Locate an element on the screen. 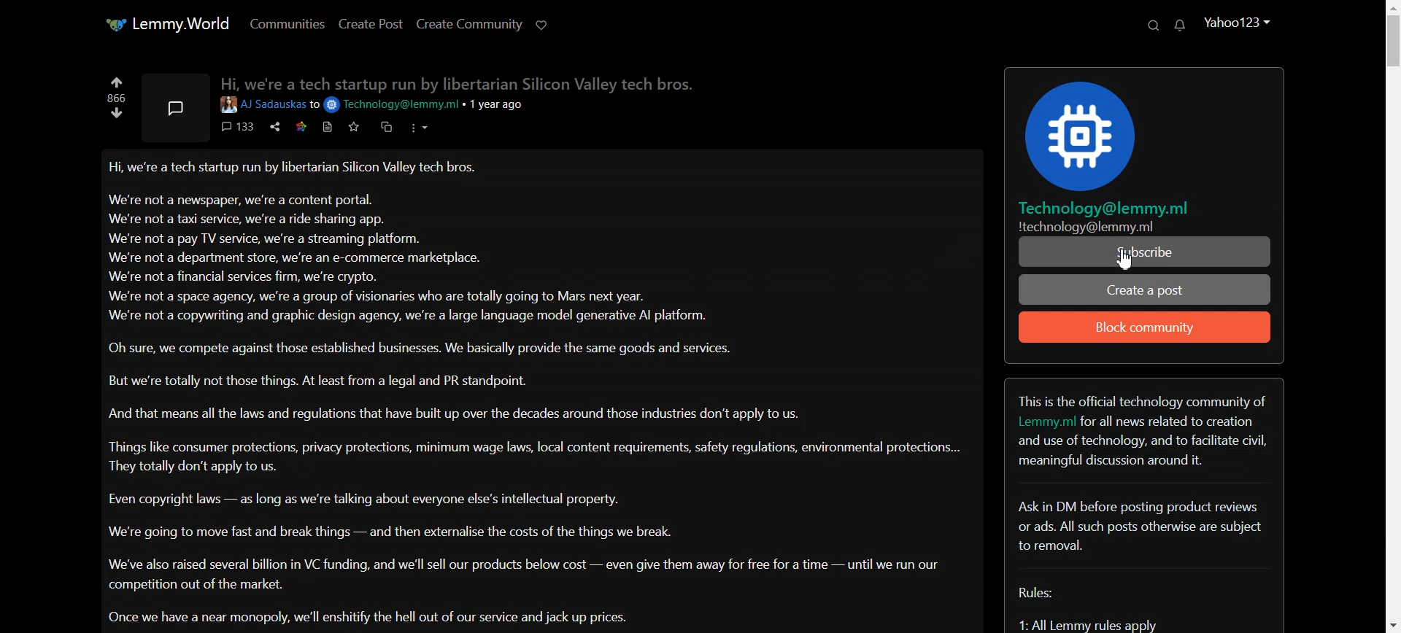 The width and height of the screenshot is (1401, 633). Link is located at coordinates (299, 126).